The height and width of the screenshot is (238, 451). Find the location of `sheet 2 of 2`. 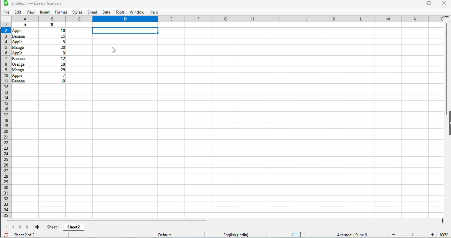

sheet 2 of 2 is located at coordinates (24, 235).